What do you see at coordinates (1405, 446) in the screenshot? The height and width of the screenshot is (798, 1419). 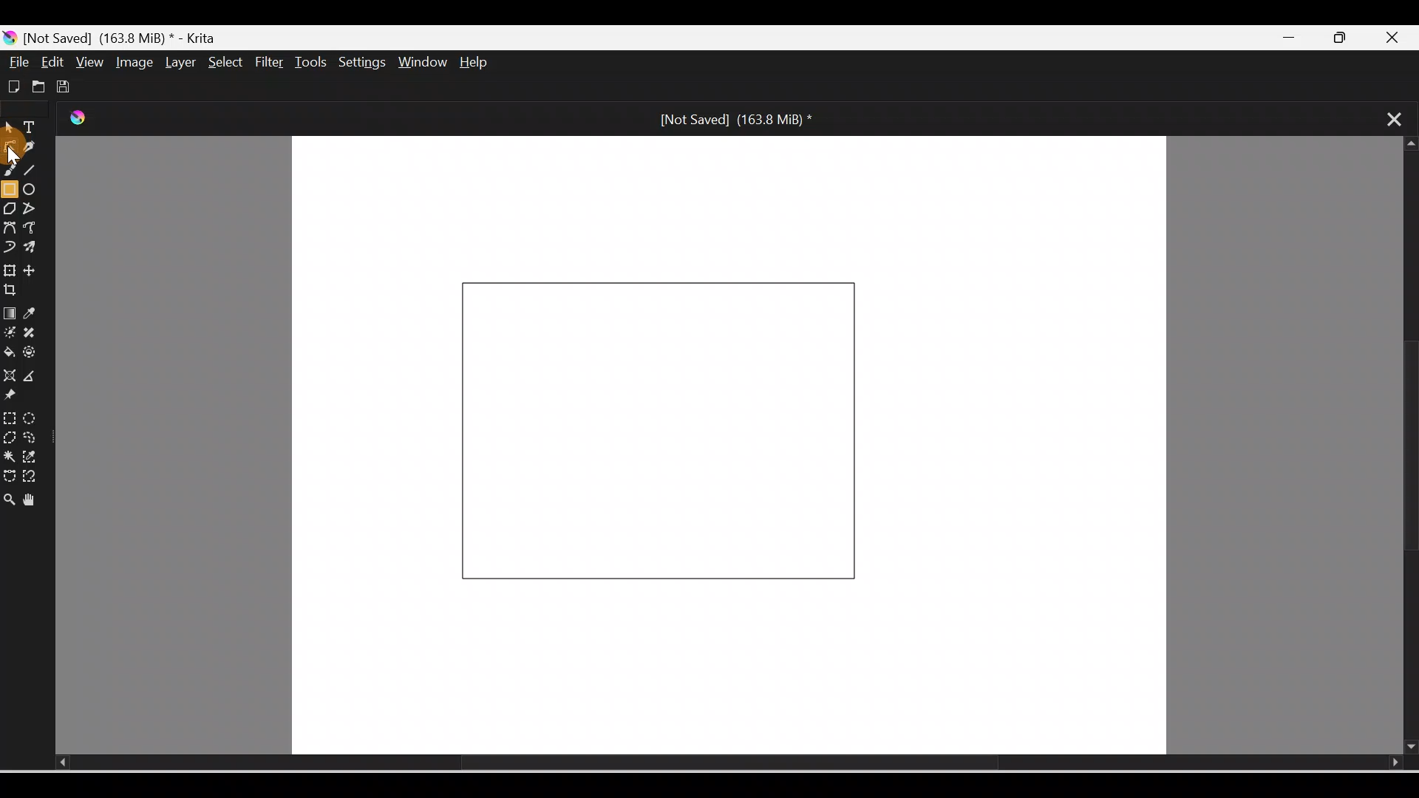 I see `Scroll bar` at bounding box center [1405, 446].